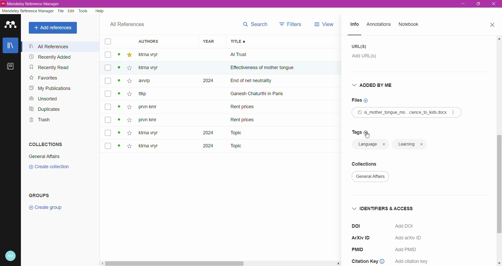  What do you see at coordinates (110, 133) in the screenshot?
I see `box` at bounding box center [110, 133].